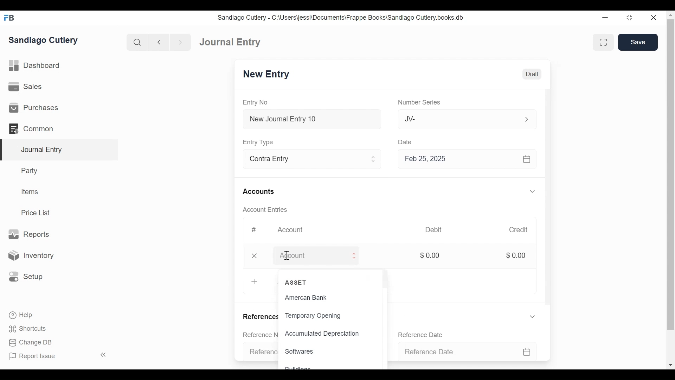  I want to click on Report Issue, so click(58, 356).